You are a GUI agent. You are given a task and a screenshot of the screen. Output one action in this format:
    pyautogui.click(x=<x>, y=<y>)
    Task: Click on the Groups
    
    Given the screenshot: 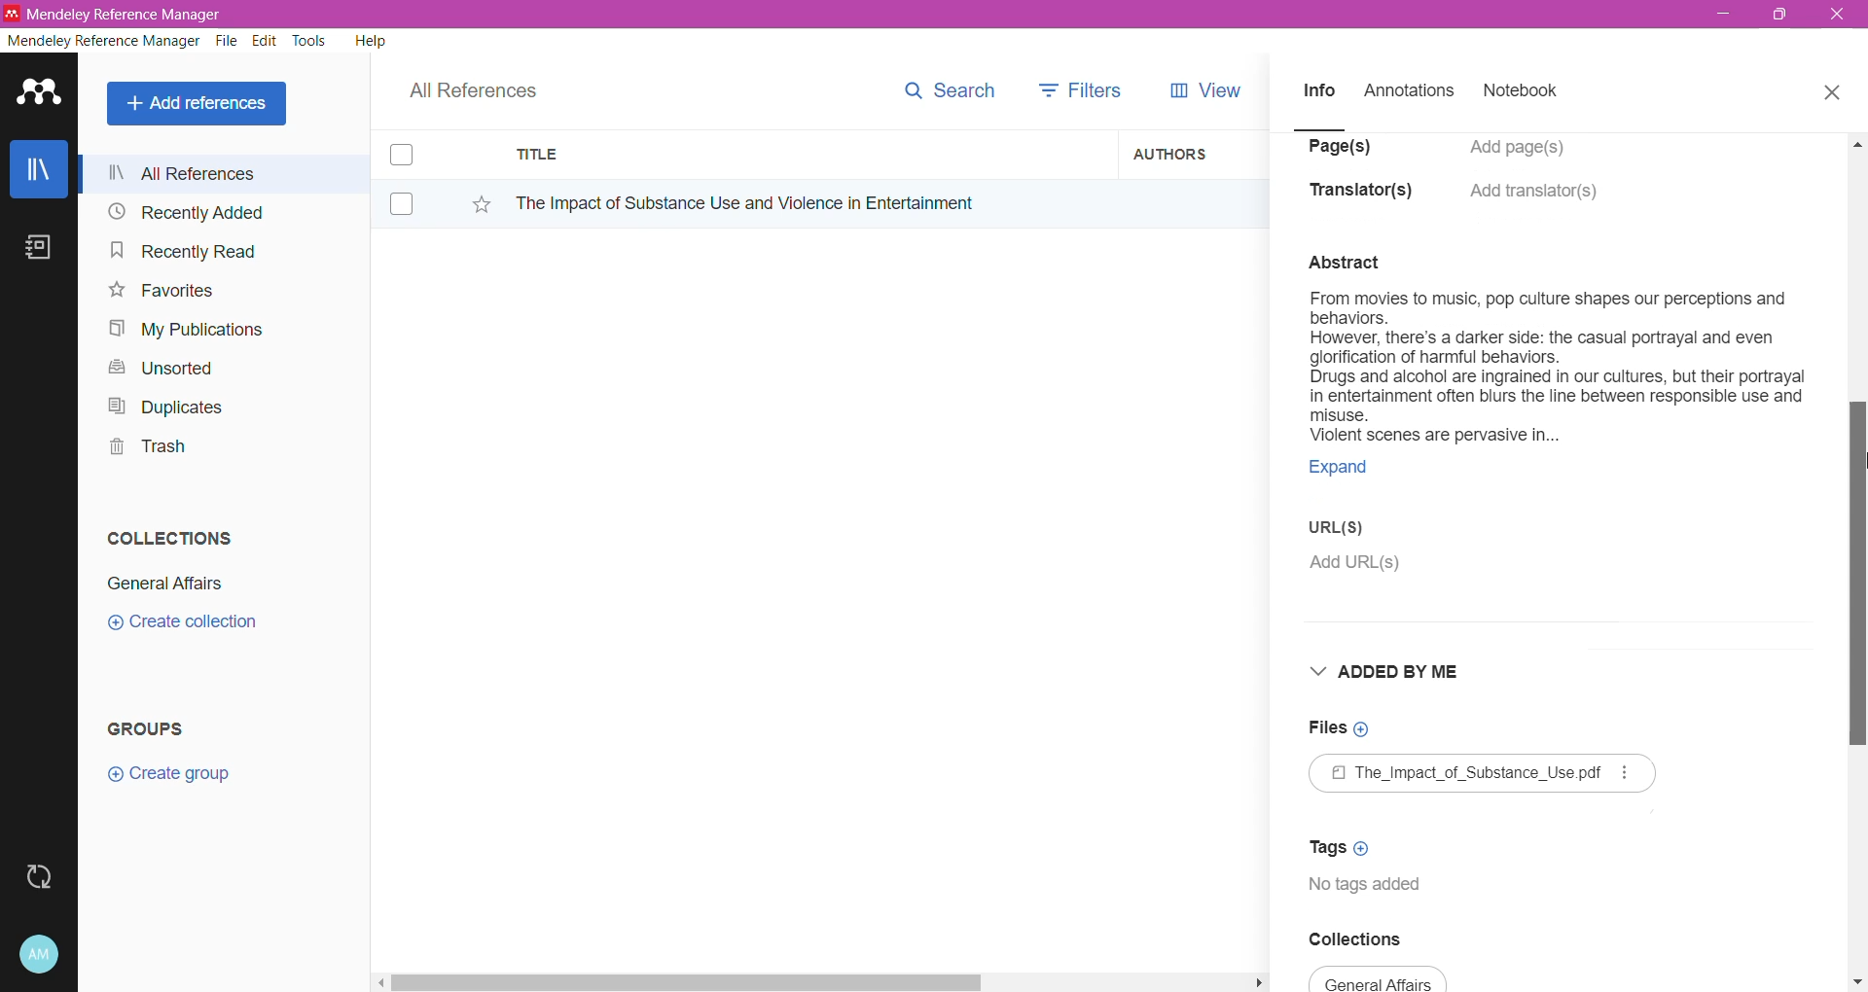 What is the action you would take?
    pyautogui.click(x=154, y=727)
    